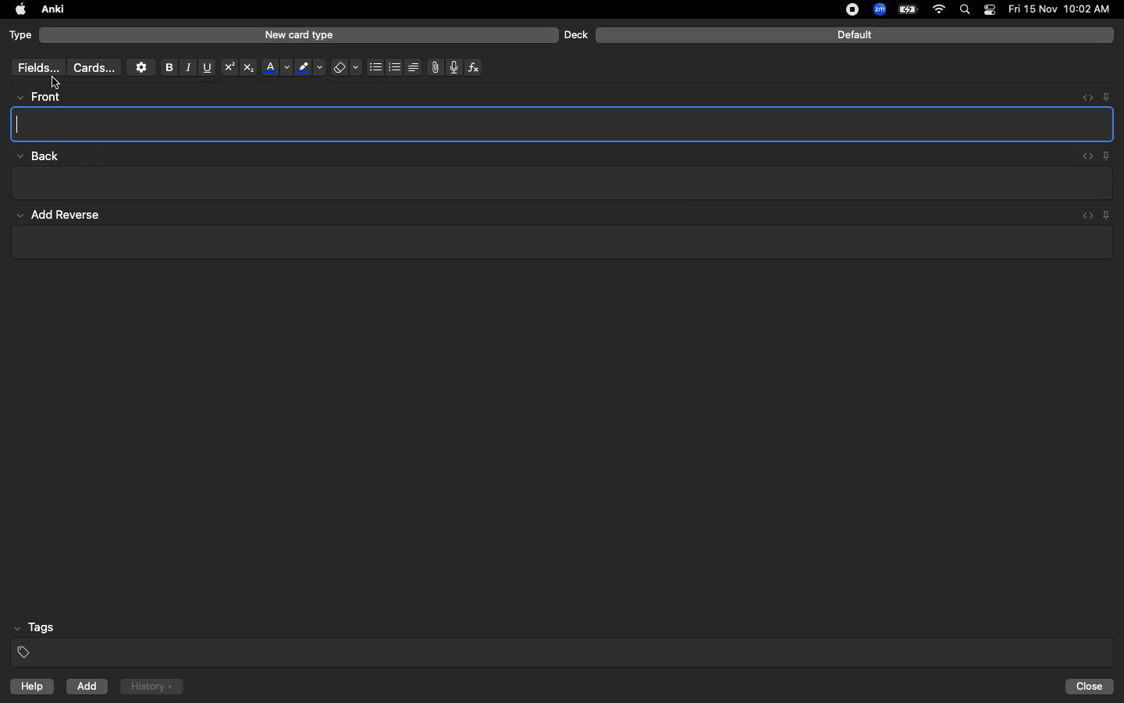 The image size is (1124, 703). I want to click on Embed, so click(1084, 157).